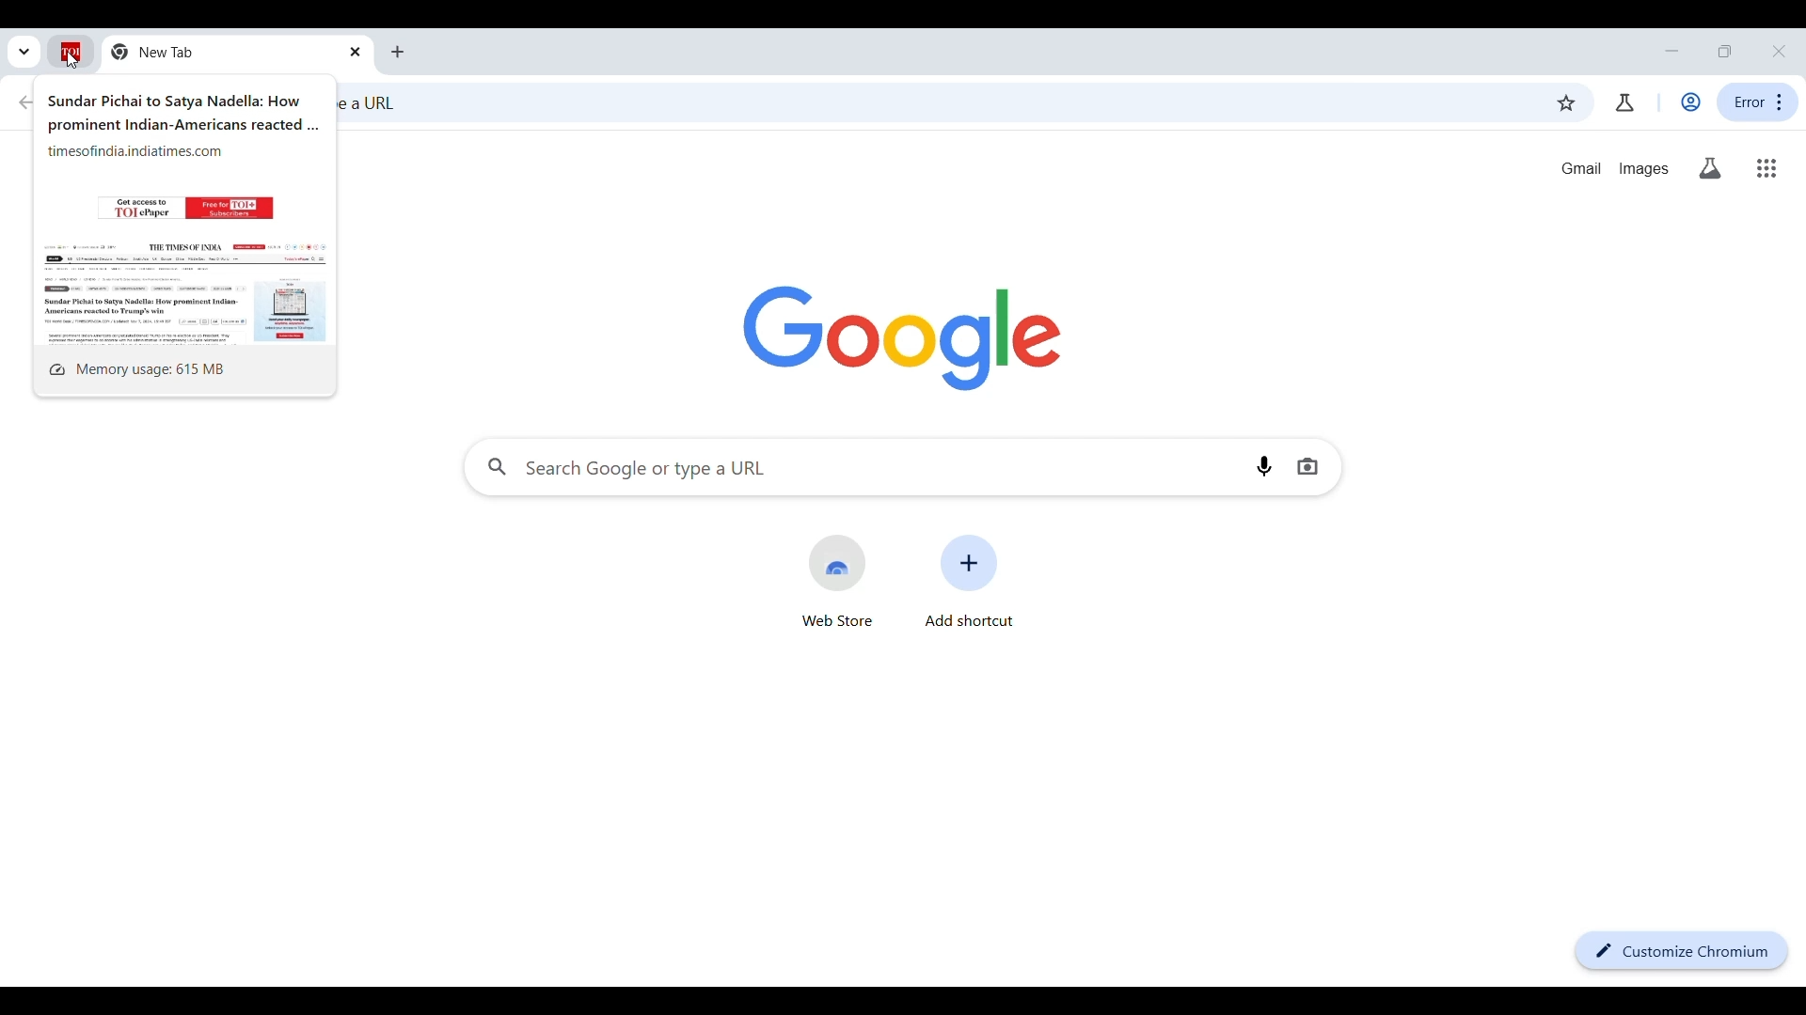  I want to click on Google logo, so click(901, 339).